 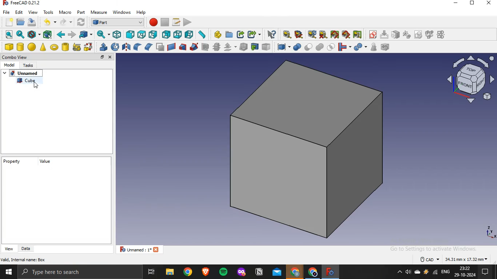 I want to click on thickness, so click(x=244, y=46).